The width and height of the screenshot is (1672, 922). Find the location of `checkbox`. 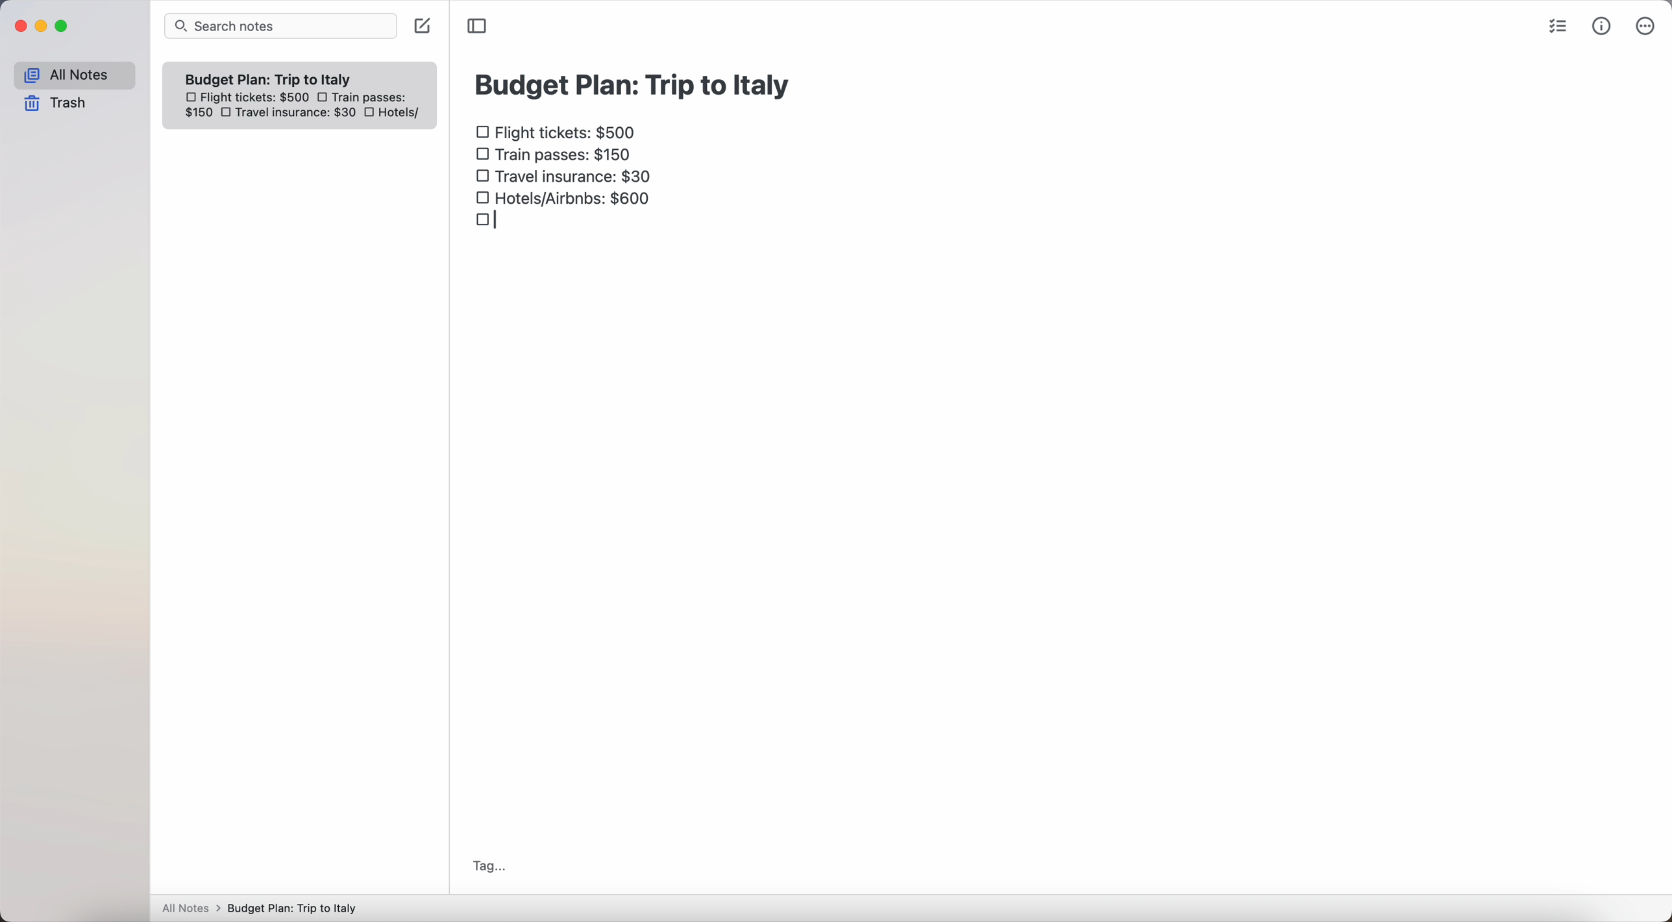

checkbox is located at coordinates (374, 114).